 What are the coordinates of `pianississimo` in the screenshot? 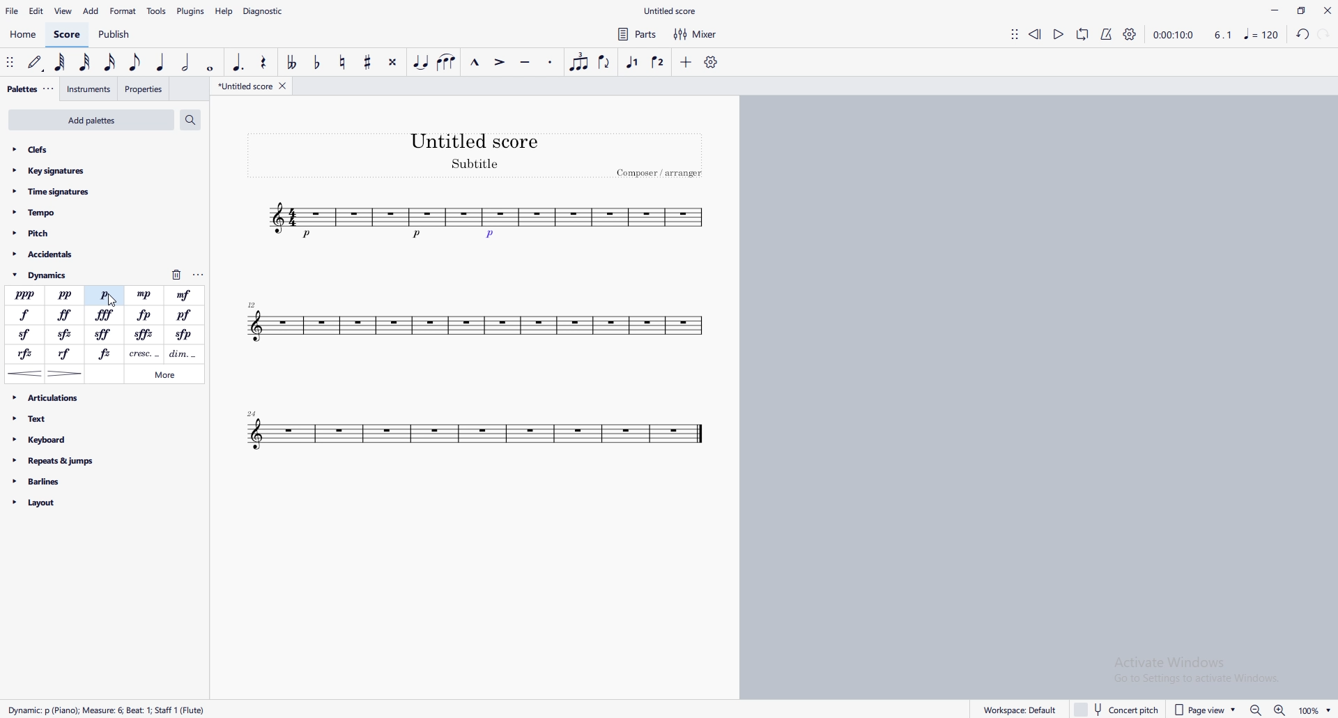 It's located at (24, 295).